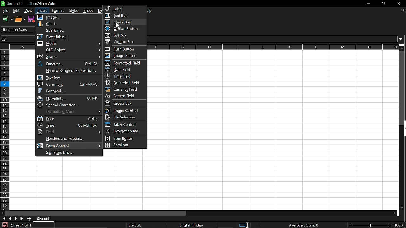 The image size is (406, 228). I want to click on Last sheet, so click(22, 218).